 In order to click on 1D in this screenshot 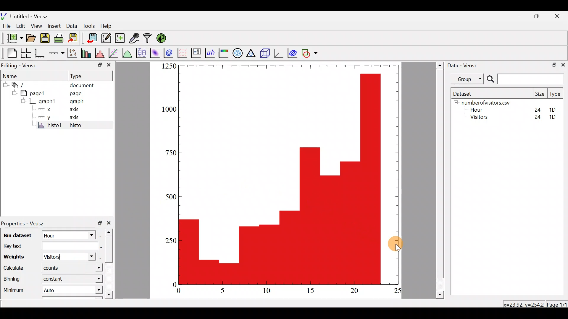, I will do `click(550, 108)`.